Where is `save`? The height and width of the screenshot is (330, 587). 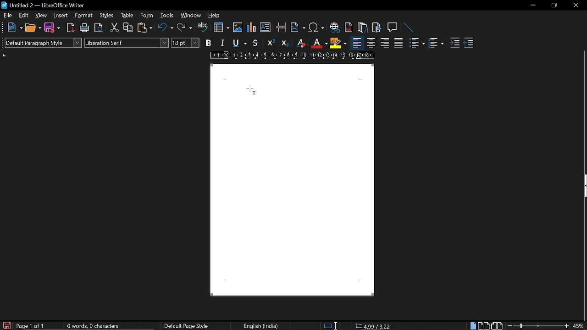 save is located at coordinates (51, 27).